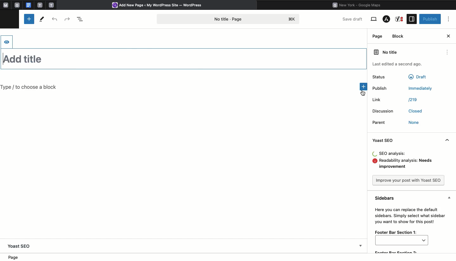 The width and height of the screenshot is (456, 261). I want to click on tab, so click(52, 5).